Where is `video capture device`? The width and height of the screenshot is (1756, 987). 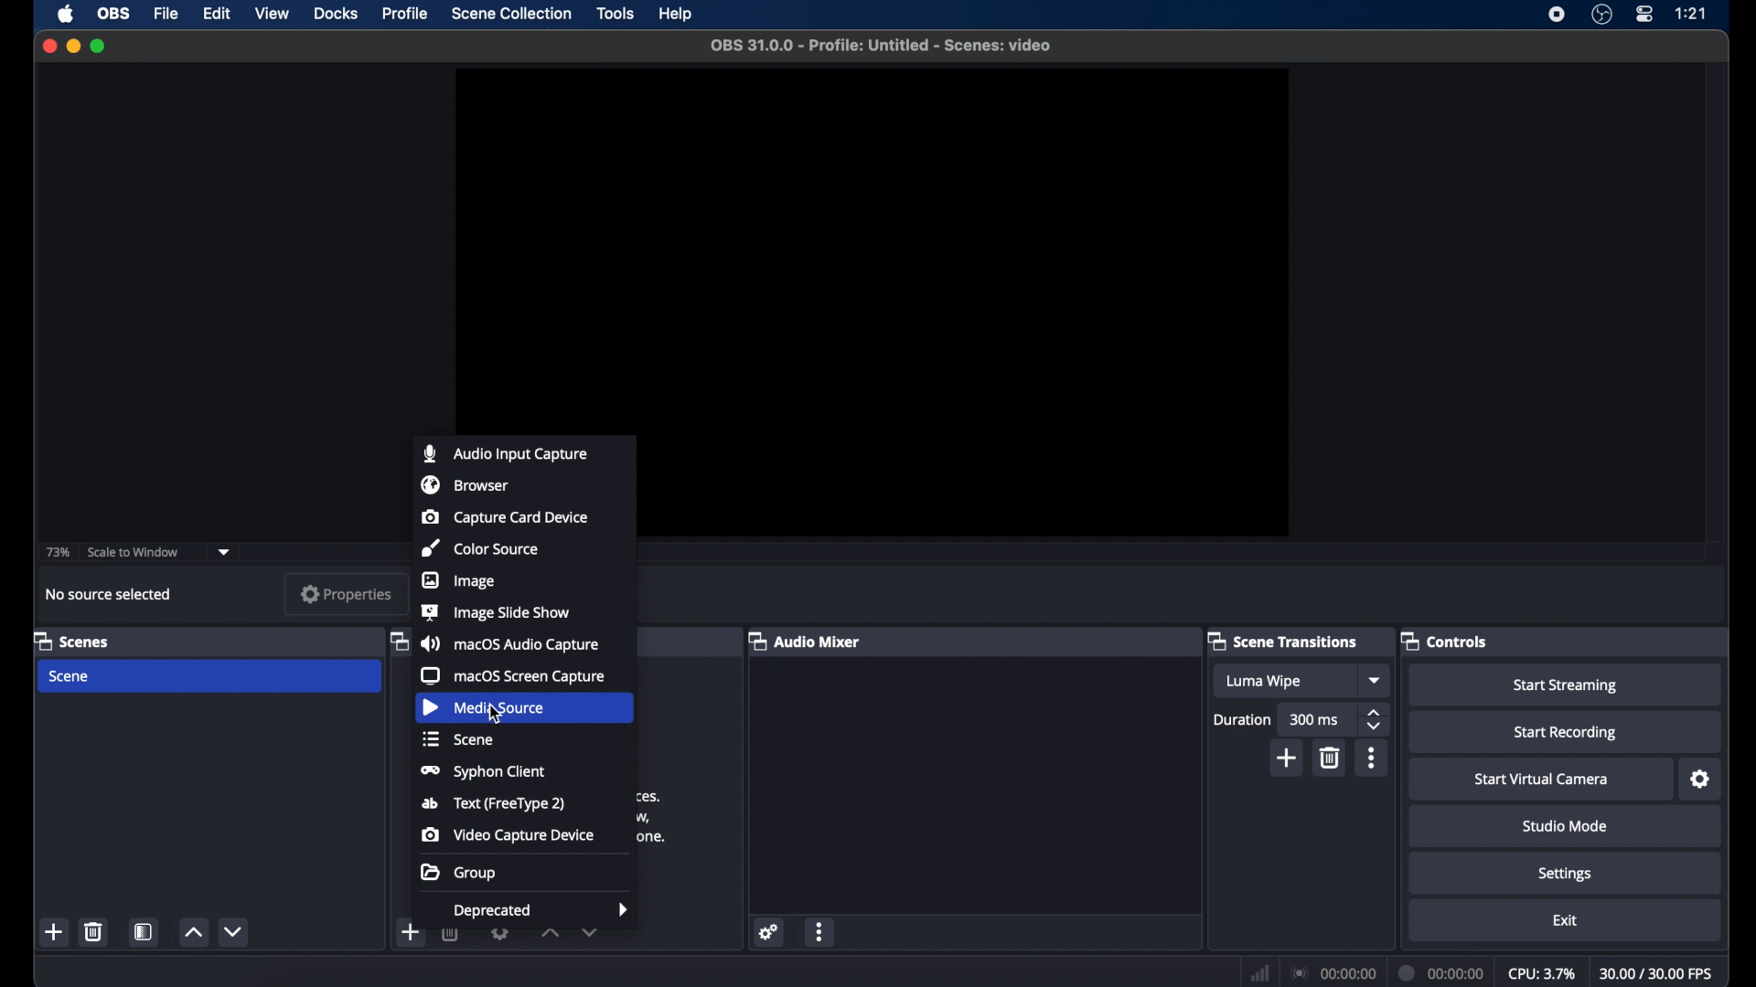
video capture device is located at coordinates (511, 836).